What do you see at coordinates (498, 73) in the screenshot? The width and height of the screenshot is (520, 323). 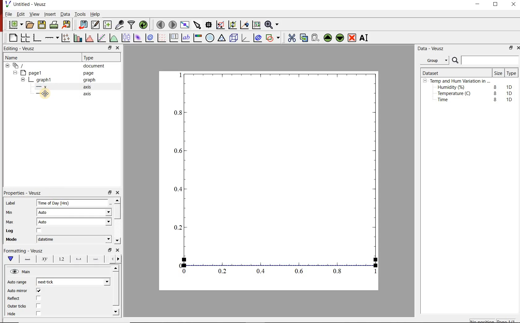 I see `Size` at bounding box center [498, 73].